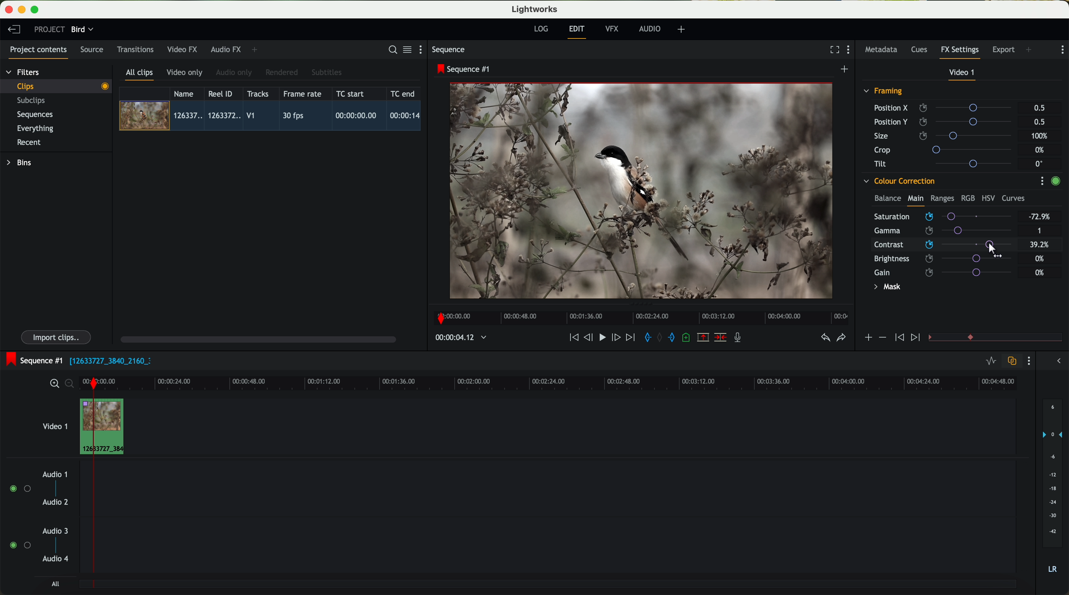 Image resolution: width=1069 pixels, height=595 pixels. Describe the element at coordinates (282, 73) in the screenshot. I see `rendered` at that location.